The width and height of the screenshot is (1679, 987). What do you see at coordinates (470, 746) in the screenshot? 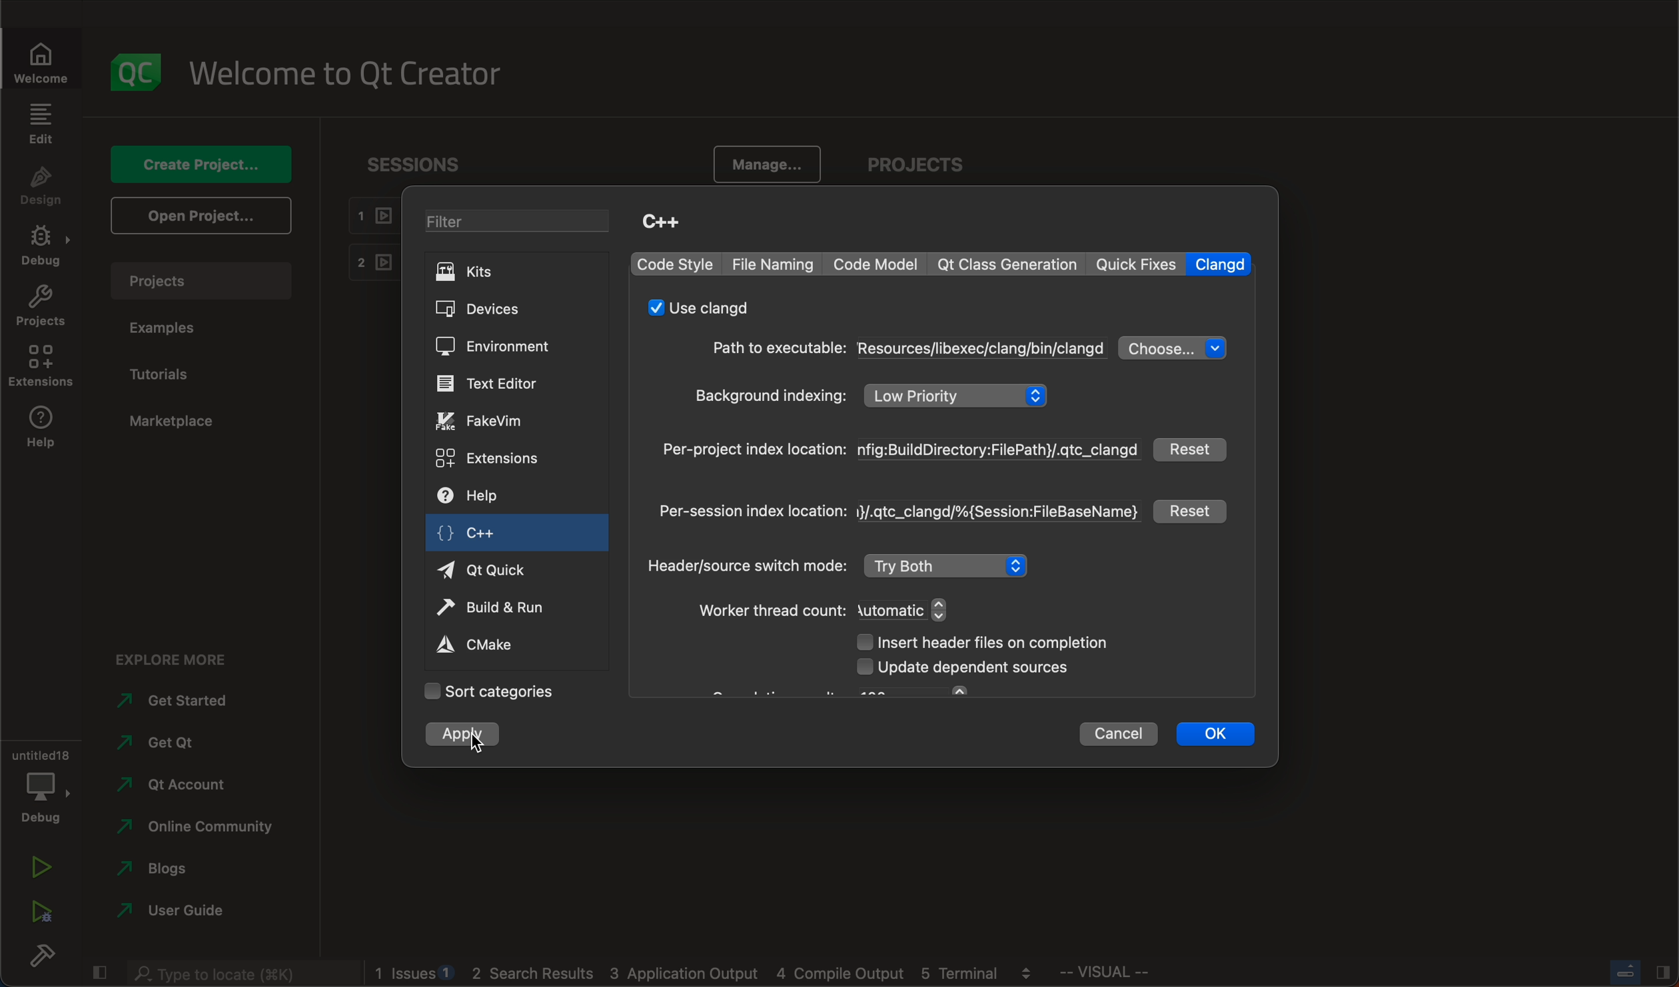
I see `cursor` at bounding box center [470, 746].